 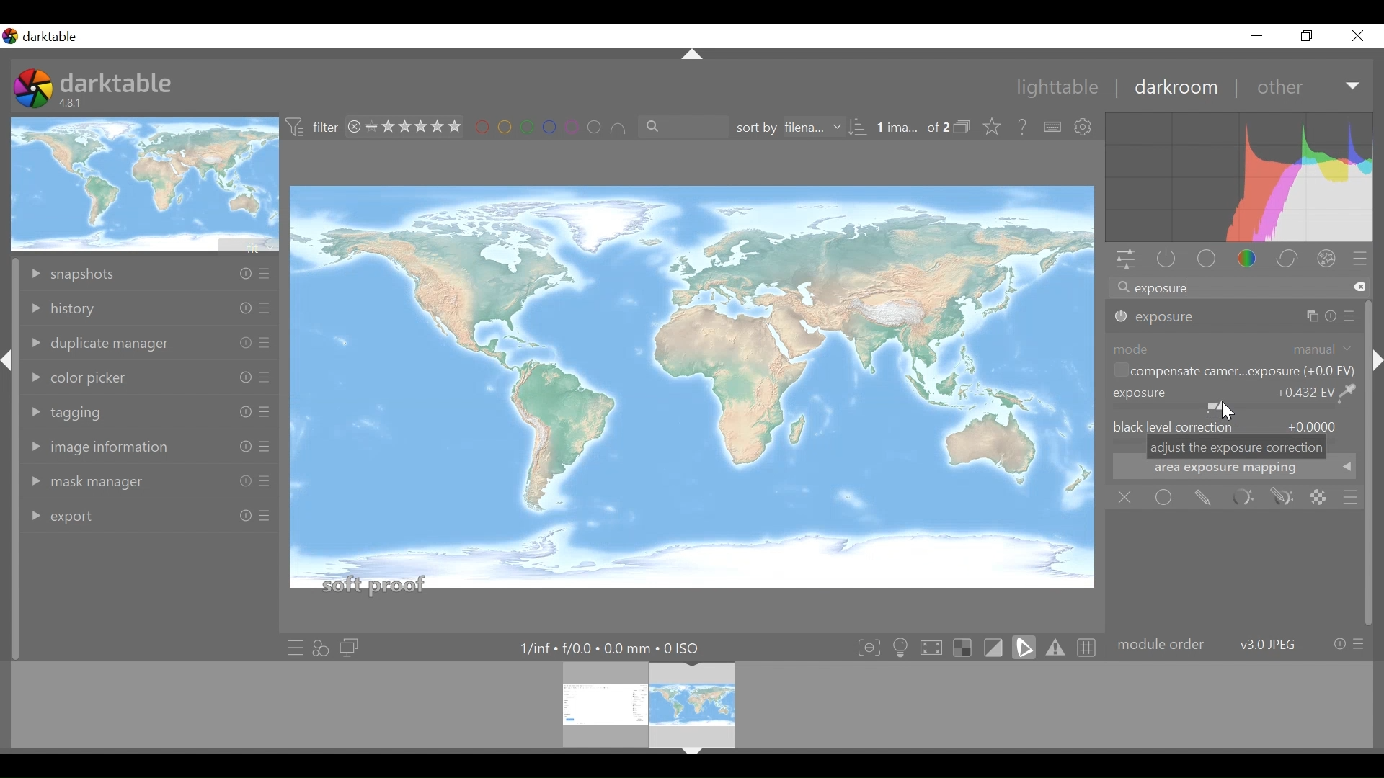 I want to click on parametric mask, so click(x=1242, y=498).